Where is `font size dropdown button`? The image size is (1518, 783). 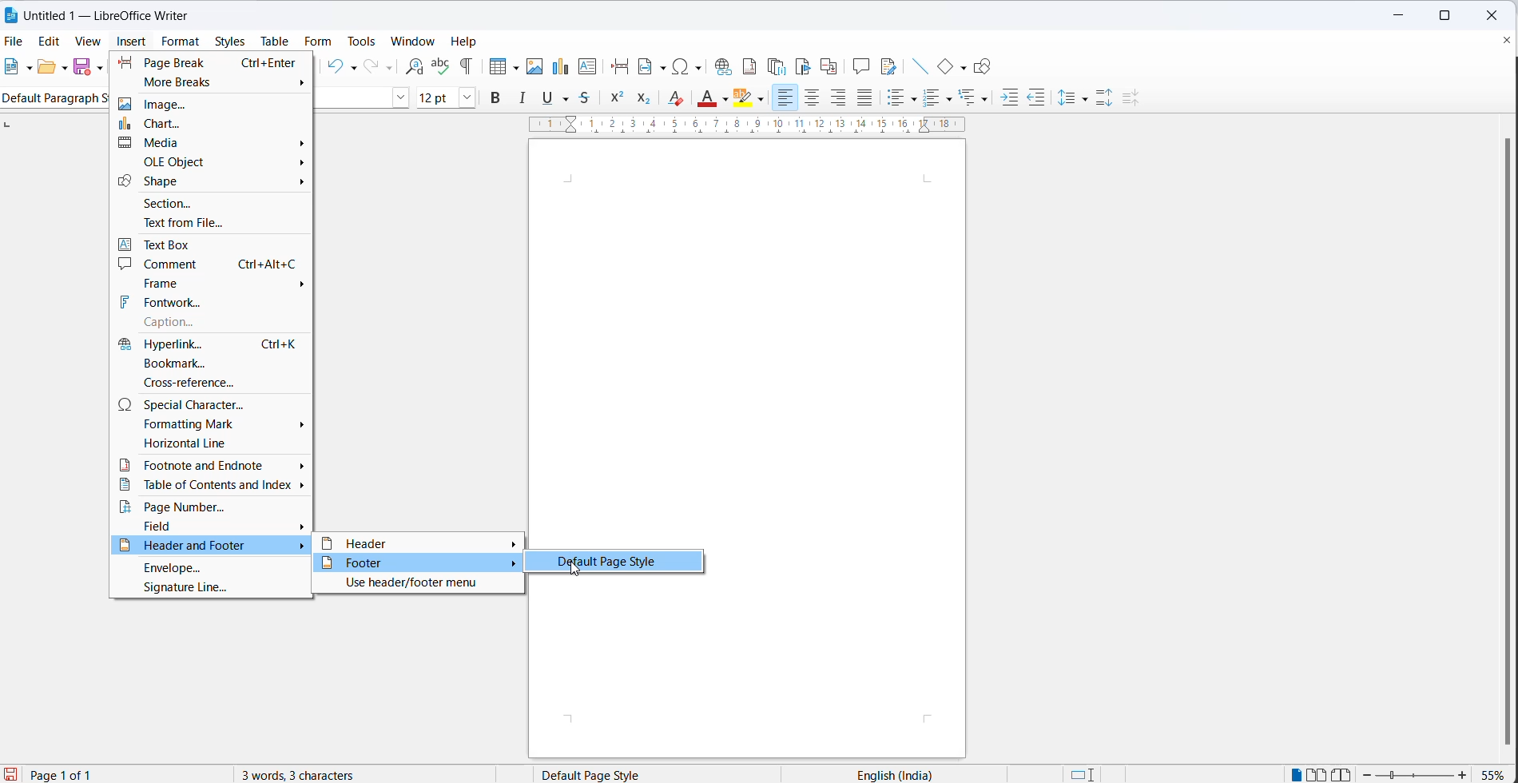
font size dropdown button is located at coordinates (467, 97).